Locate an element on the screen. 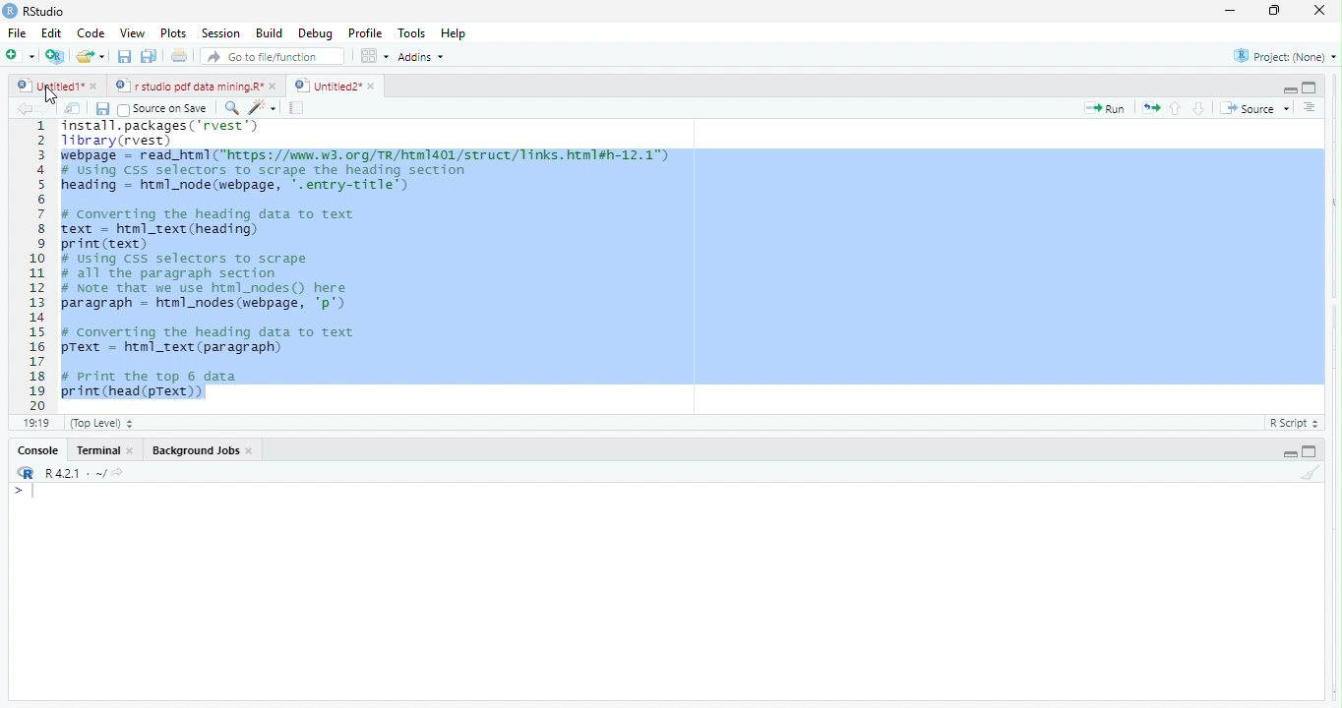 The width and height of the screenshot is (1342, 708). Background Jobs is located at coordinates (193, 448).